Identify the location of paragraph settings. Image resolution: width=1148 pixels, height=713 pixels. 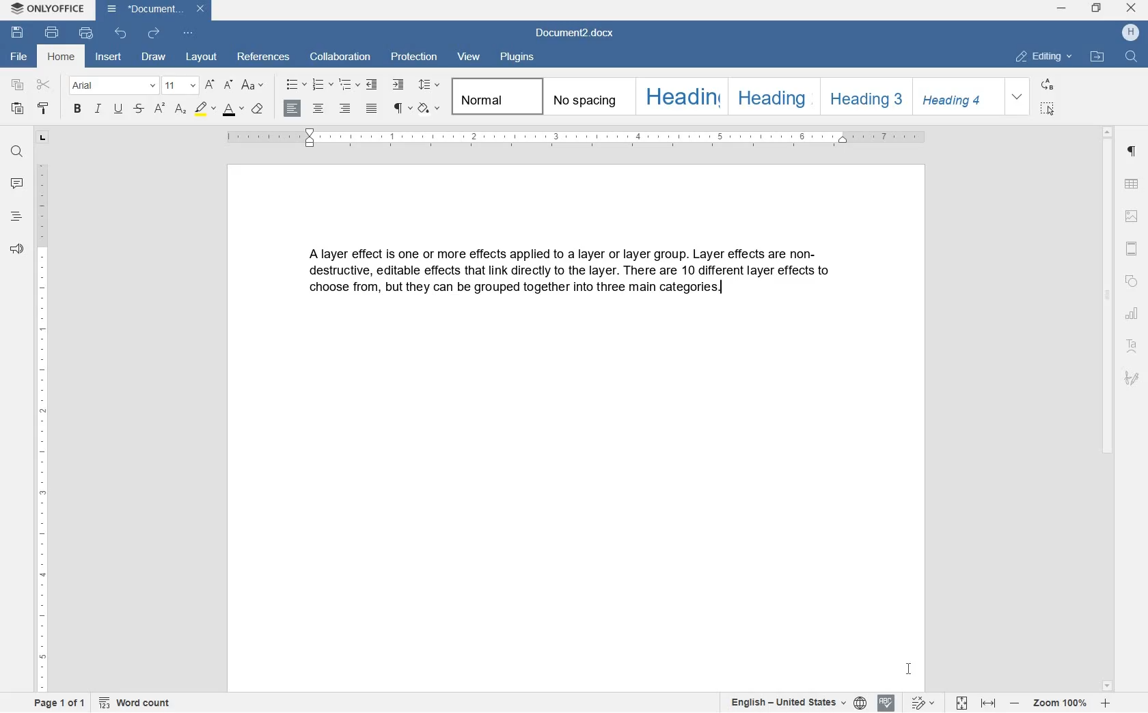
(1131, 152).